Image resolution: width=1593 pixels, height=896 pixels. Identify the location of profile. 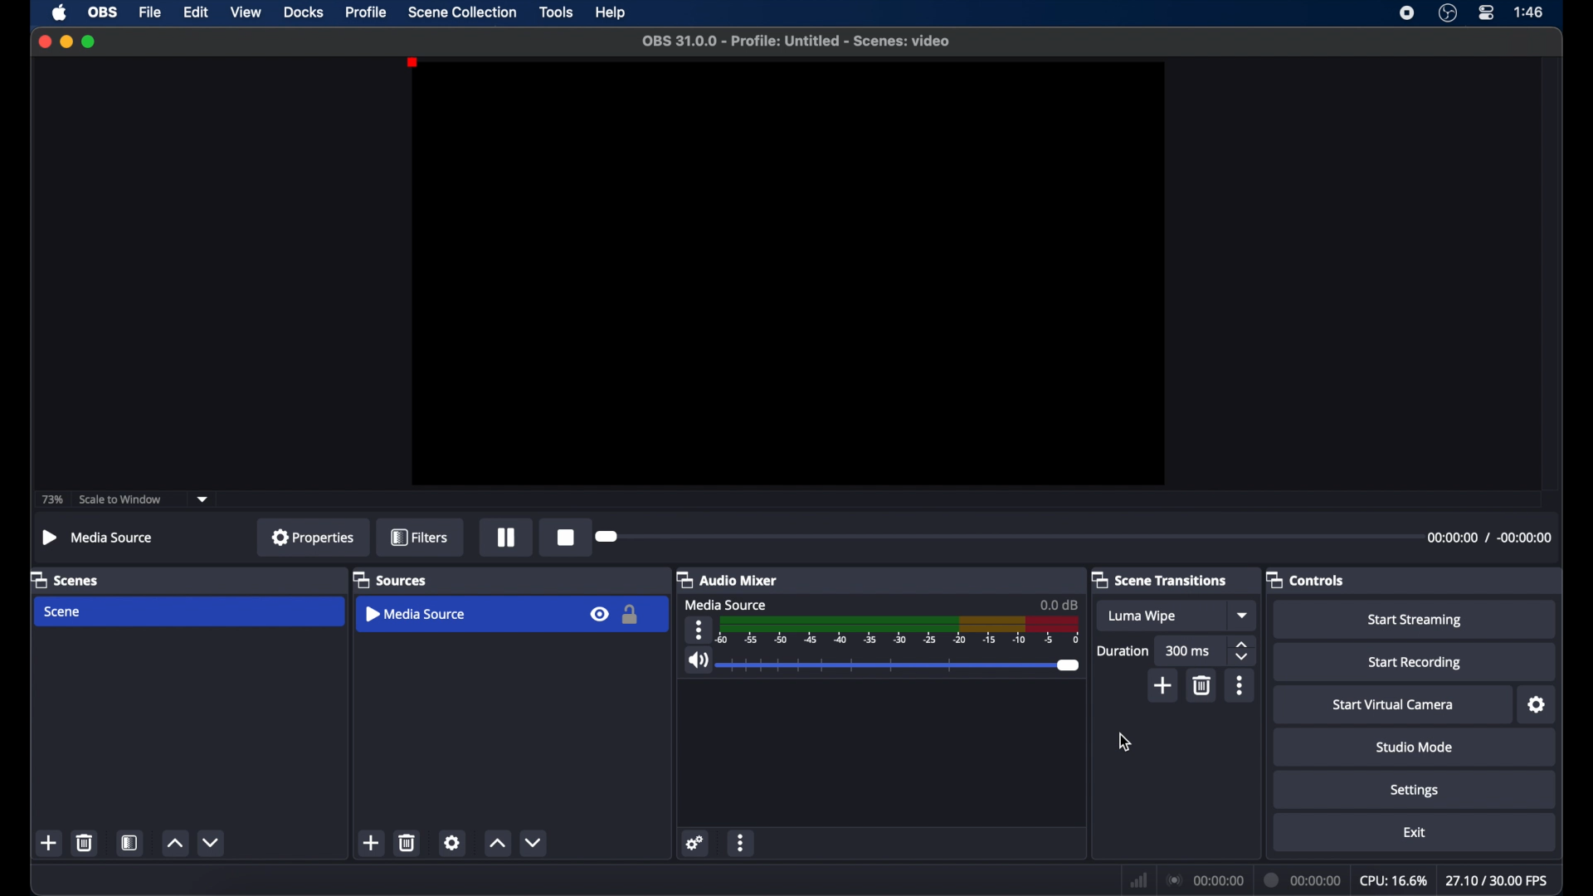
(367, 12).